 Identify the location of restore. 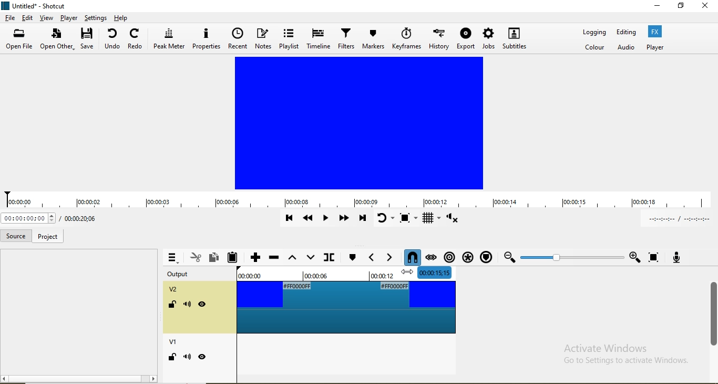
(682, 7).